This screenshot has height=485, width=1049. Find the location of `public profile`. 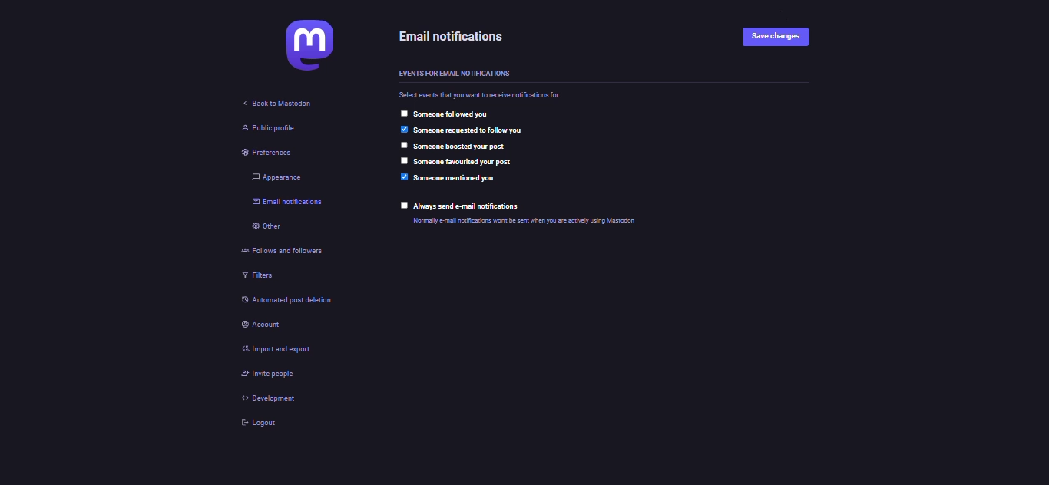

public profile is located at coordinates (266, 129).